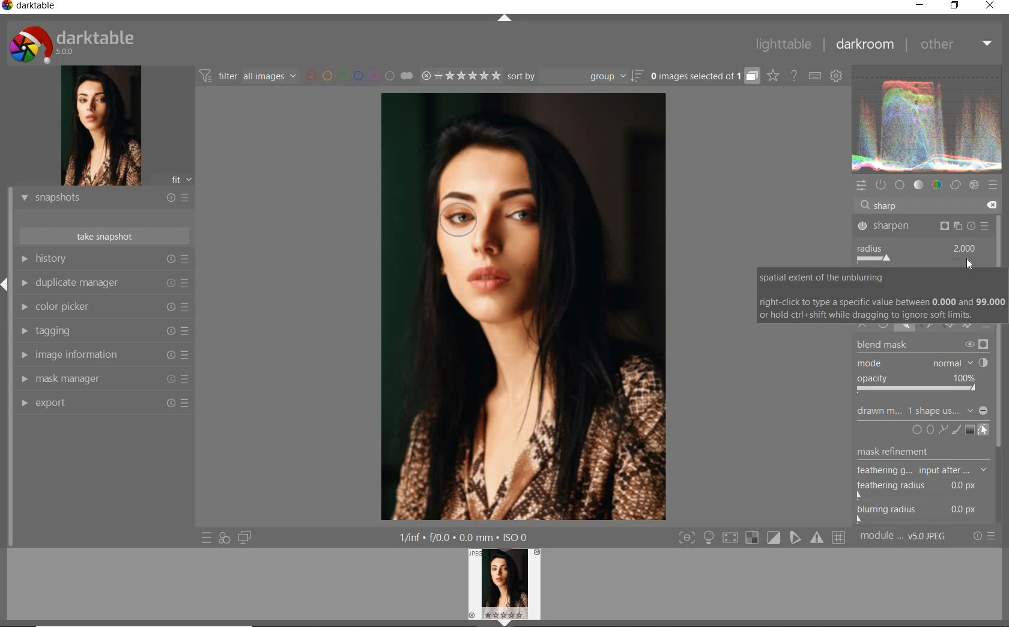 This screenshot has height=627, width=1009. I want to click on history, so click(106, 258).